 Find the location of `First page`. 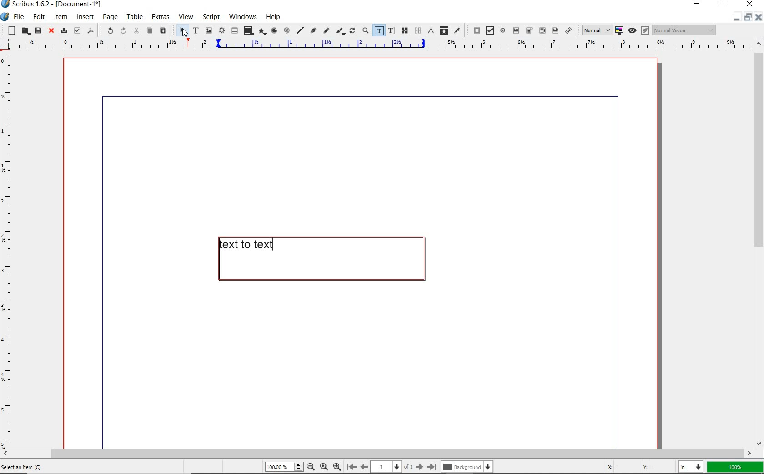

First page is located at coordinates (351, 467).